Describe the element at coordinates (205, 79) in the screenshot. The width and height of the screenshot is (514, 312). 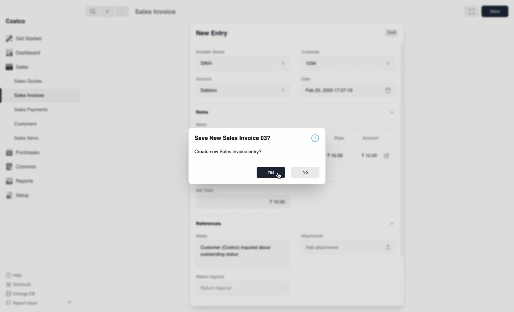
I see `‘Account` at that location.